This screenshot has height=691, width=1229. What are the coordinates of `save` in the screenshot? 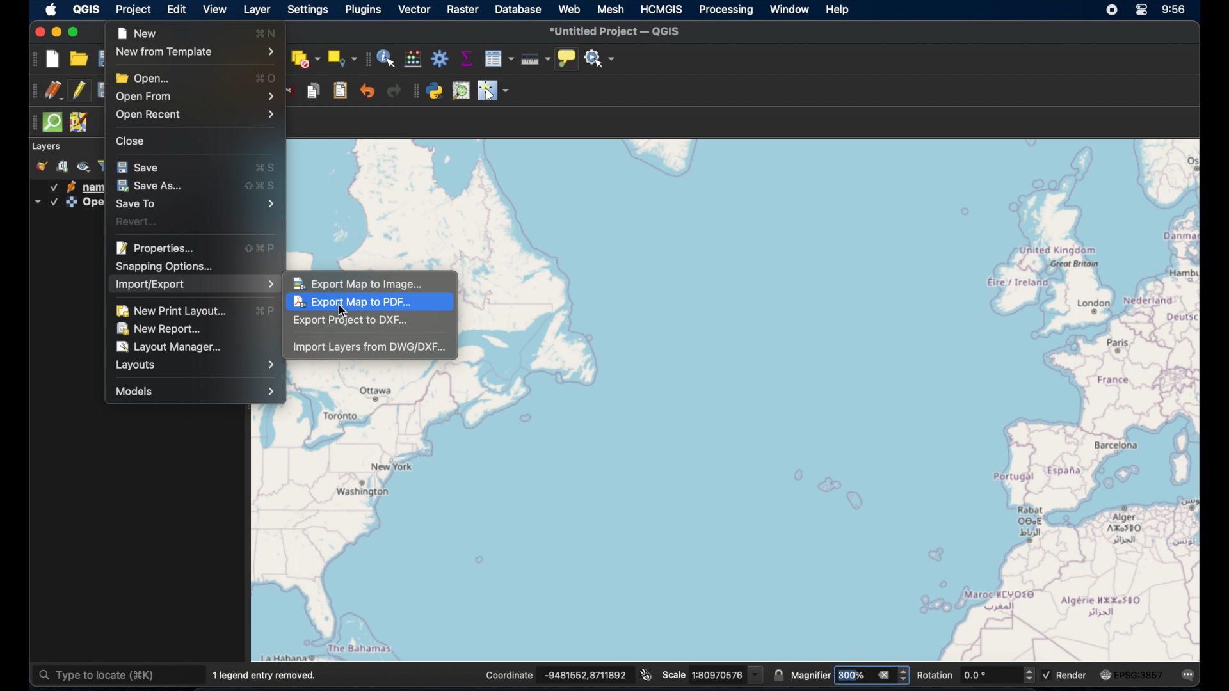 It's located at (139, 166).